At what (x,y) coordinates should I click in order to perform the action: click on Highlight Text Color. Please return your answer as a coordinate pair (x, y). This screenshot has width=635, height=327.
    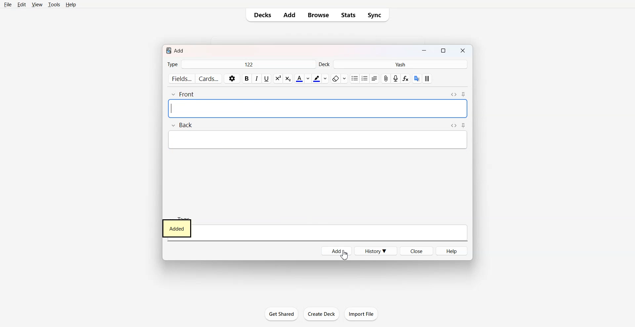
    Looking at the image, I should click on (320, 79).